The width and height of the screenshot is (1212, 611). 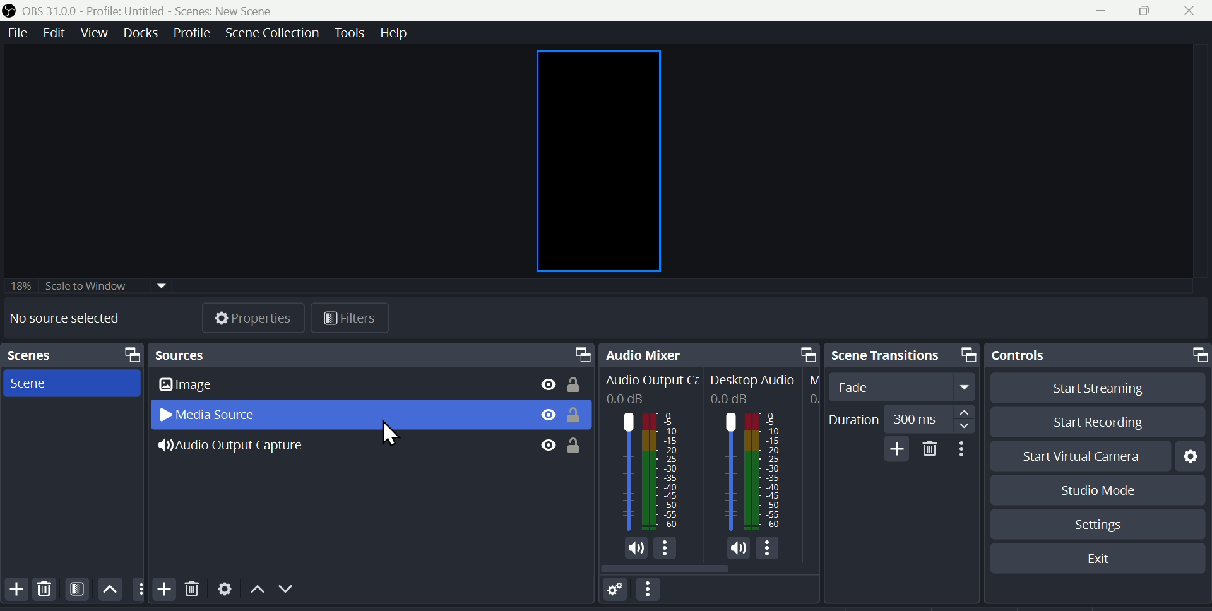 I want to click on More options, so click(x=963, y=449).